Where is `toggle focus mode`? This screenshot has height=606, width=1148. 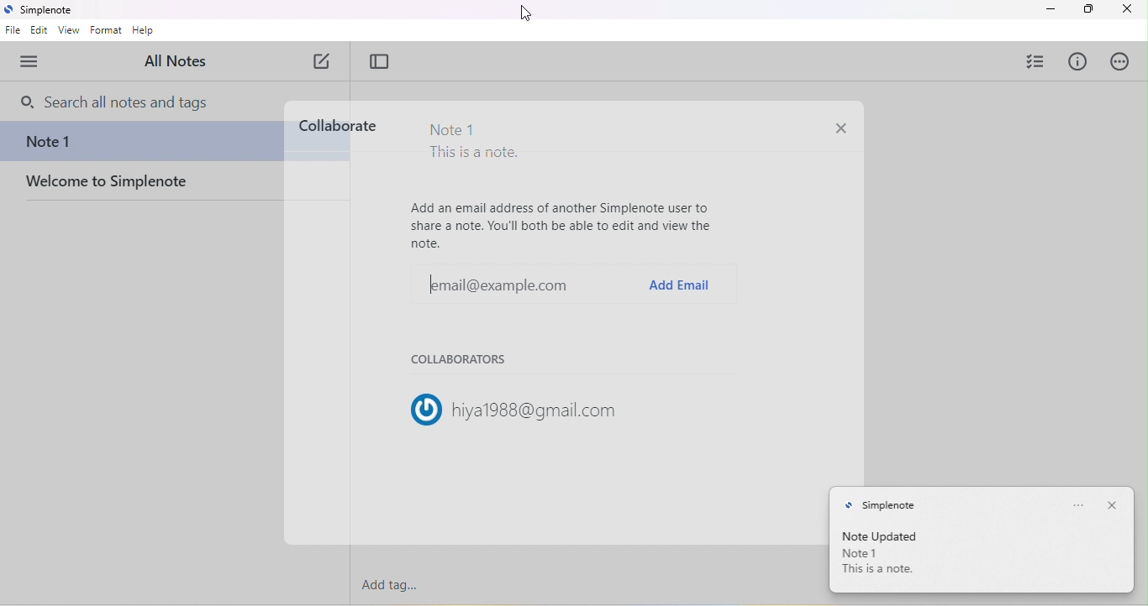
toggle focus mode is located at coordinates (380, 62).